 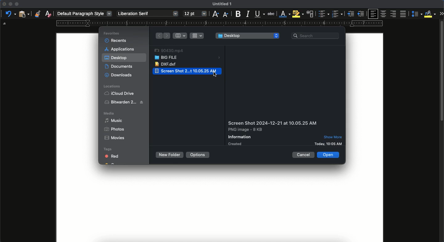 I want to click on unindented, so click(x=361, y=14).